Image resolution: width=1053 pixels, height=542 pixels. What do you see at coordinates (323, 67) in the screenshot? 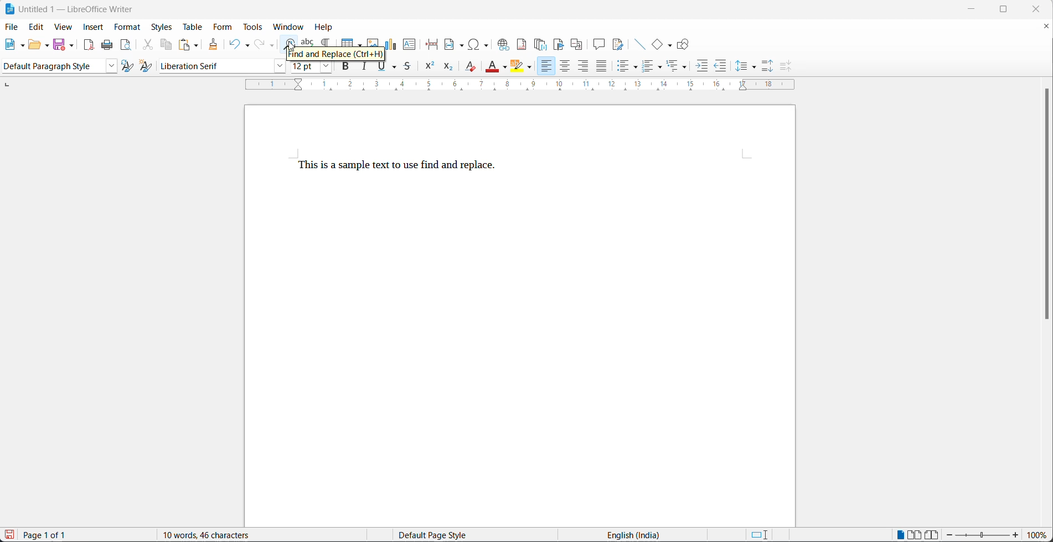
I see `font size options` at bounding box center [323, 67].